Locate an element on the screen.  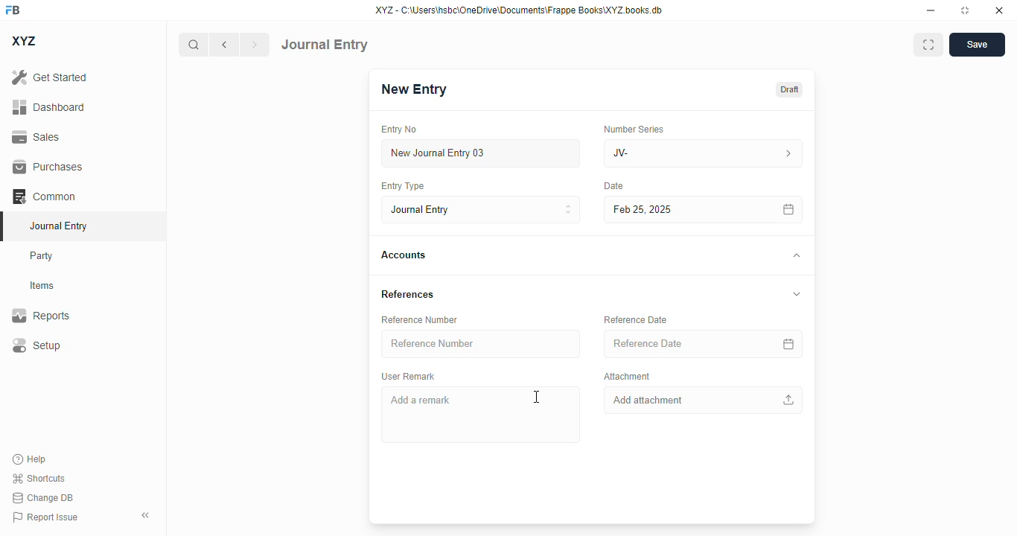
add attachment is located at coordinates (704, 401).